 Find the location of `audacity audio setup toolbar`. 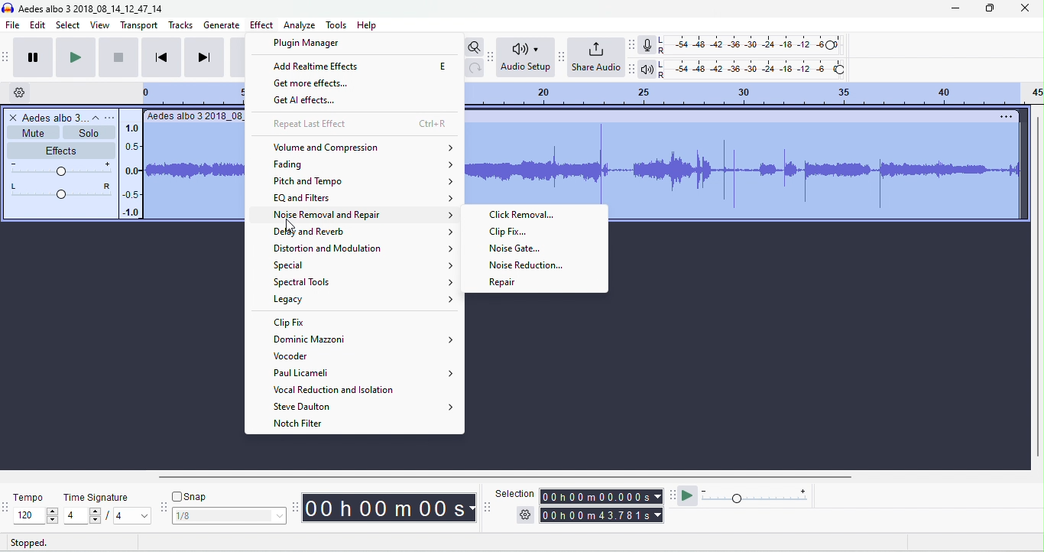

audacity audio setup toolbar is located at coordinates (491, 58).